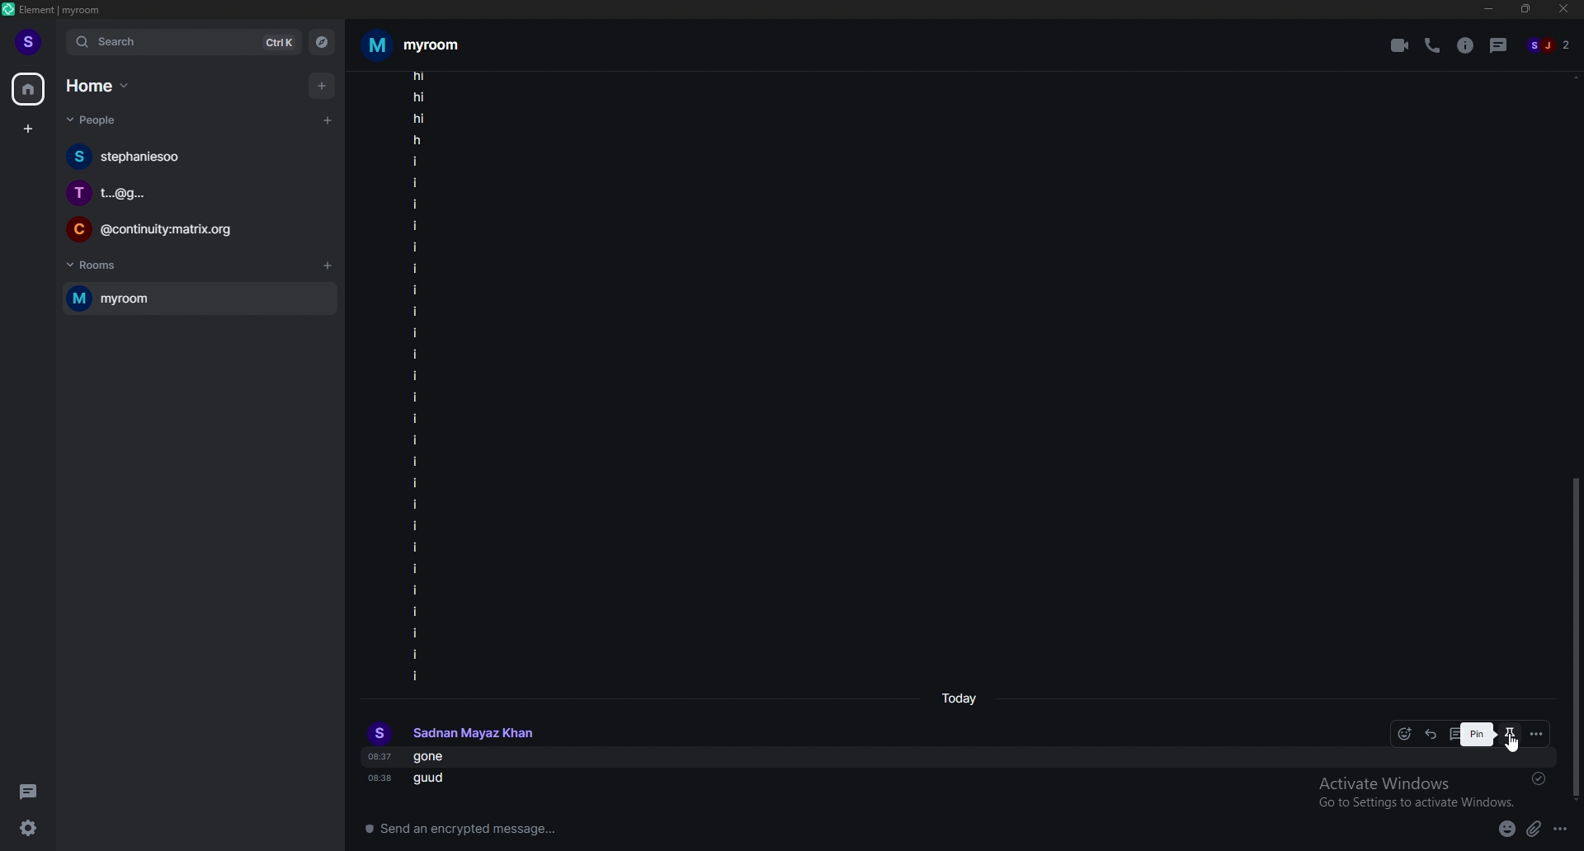  Describe the element at coordinates (377, 779) in the screenshot. I see `time` at that location.